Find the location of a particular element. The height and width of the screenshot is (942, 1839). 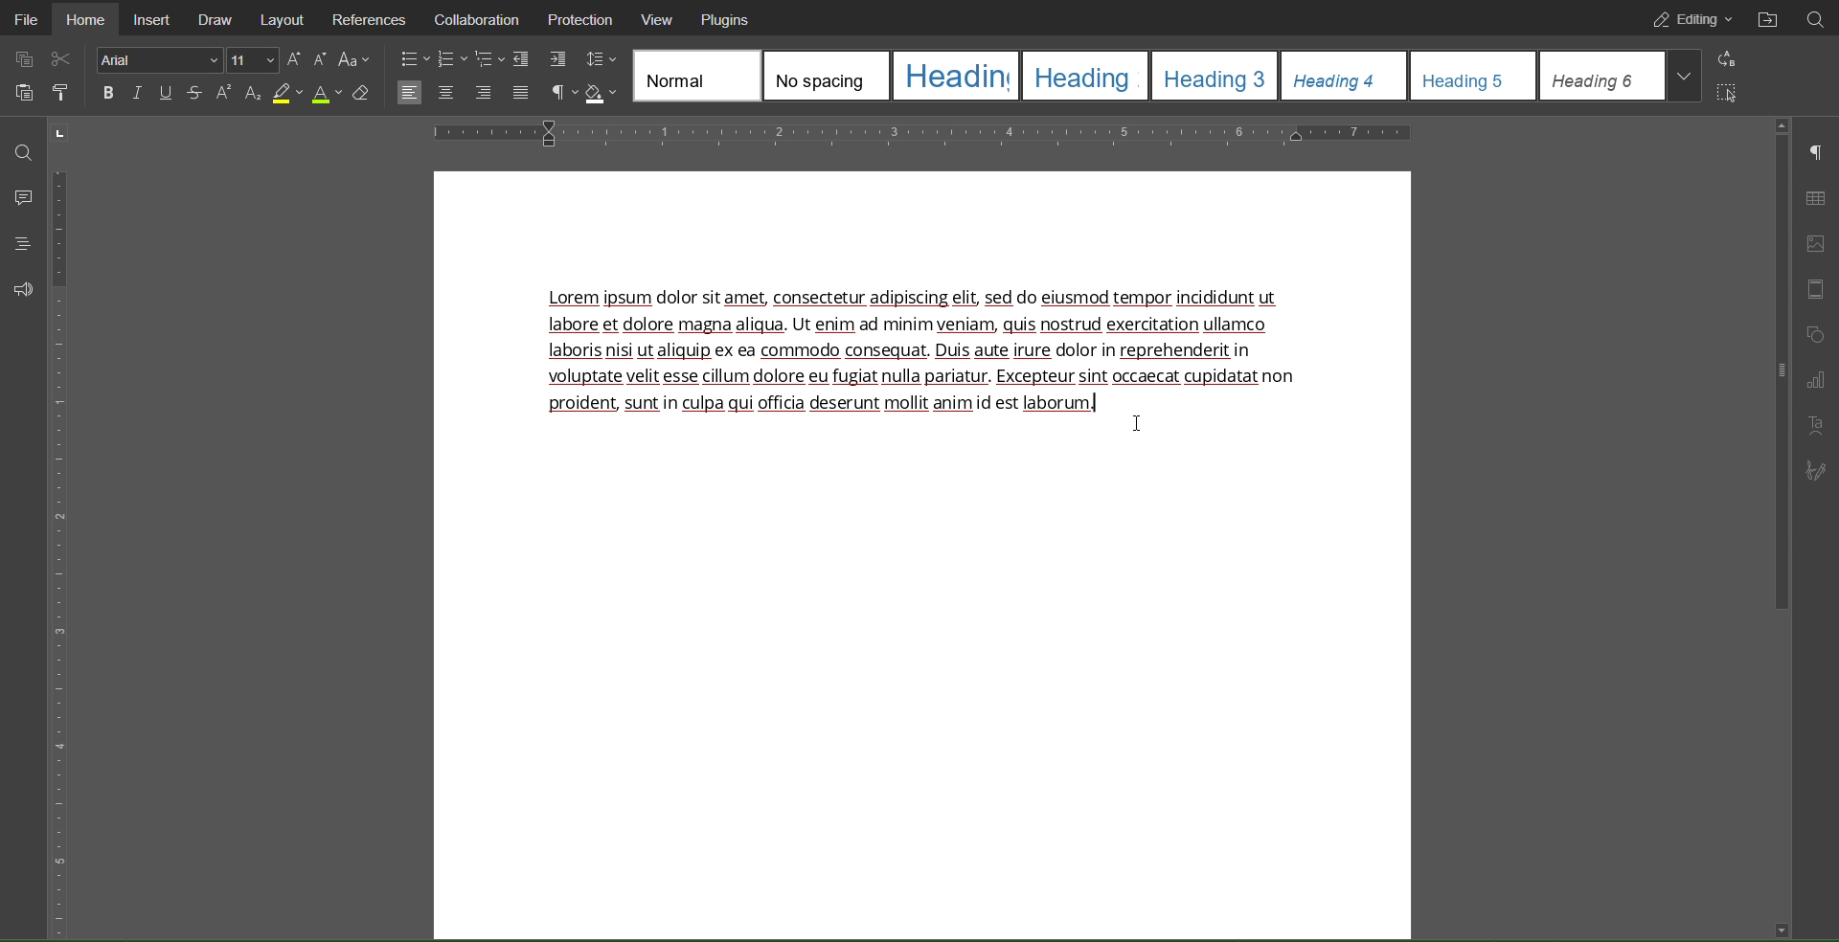

Paragraph Settings is located at coordinates (1817, 151).